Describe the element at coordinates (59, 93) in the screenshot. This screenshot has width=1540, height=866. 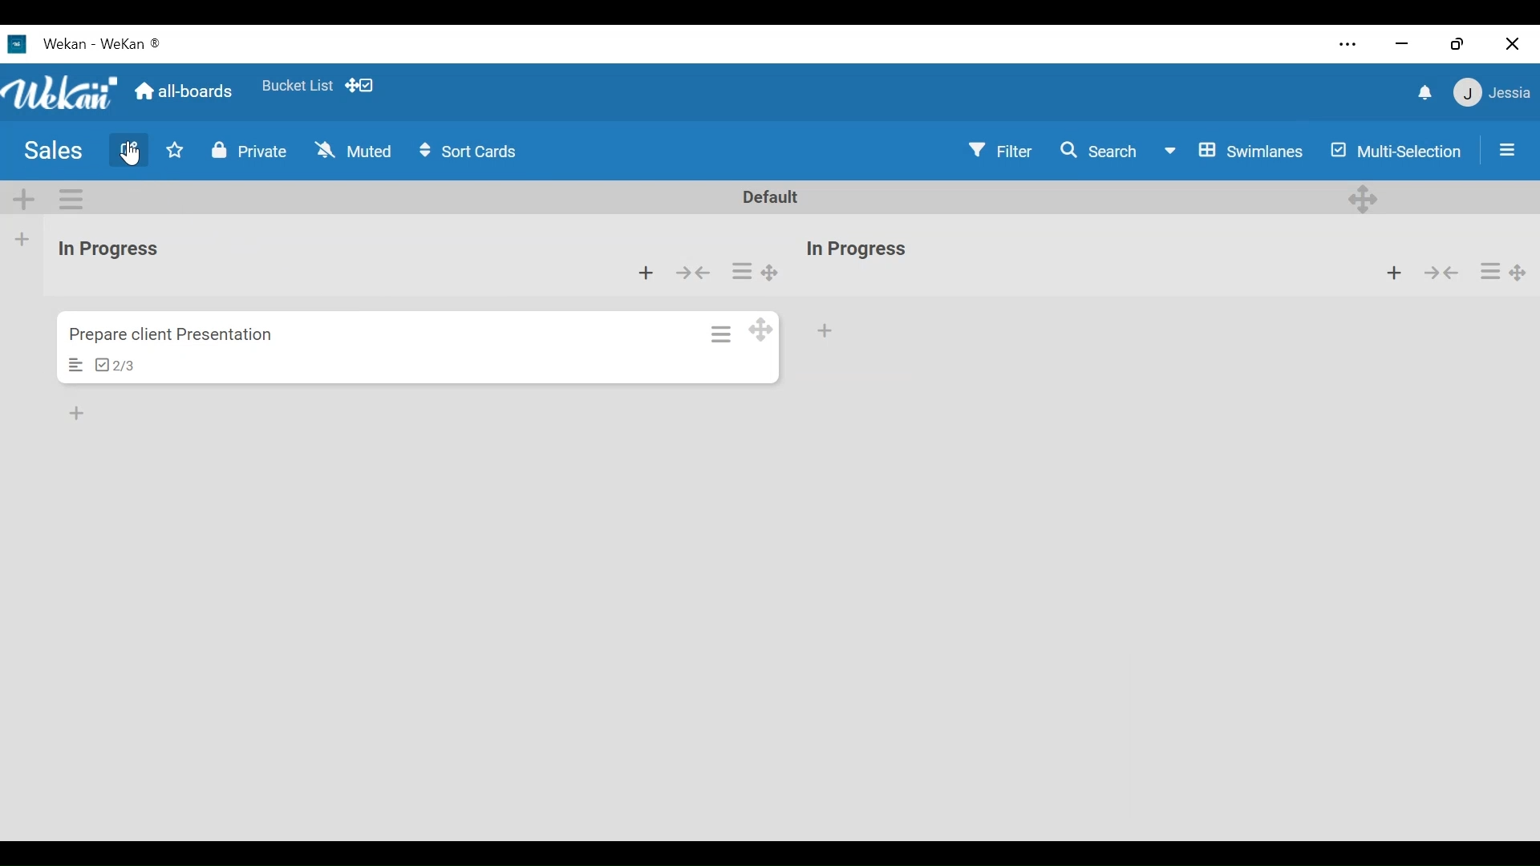
I see `Wekan logo` at that location.